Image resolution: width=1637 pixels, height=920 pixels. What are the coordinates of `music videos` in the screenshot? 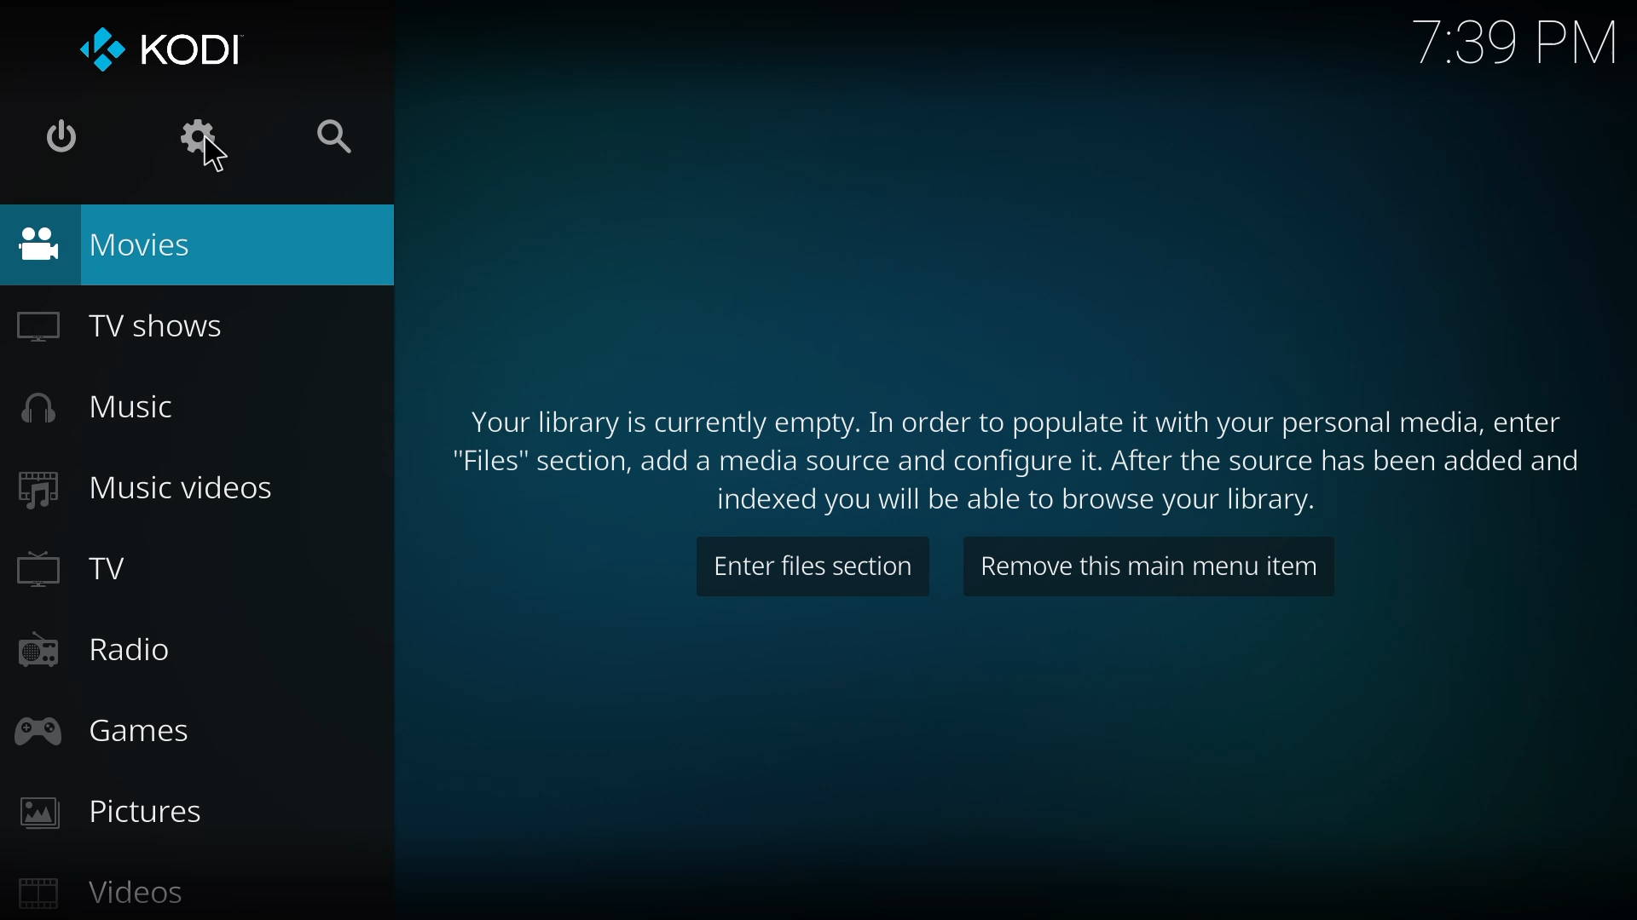 It's located at (142, 490).